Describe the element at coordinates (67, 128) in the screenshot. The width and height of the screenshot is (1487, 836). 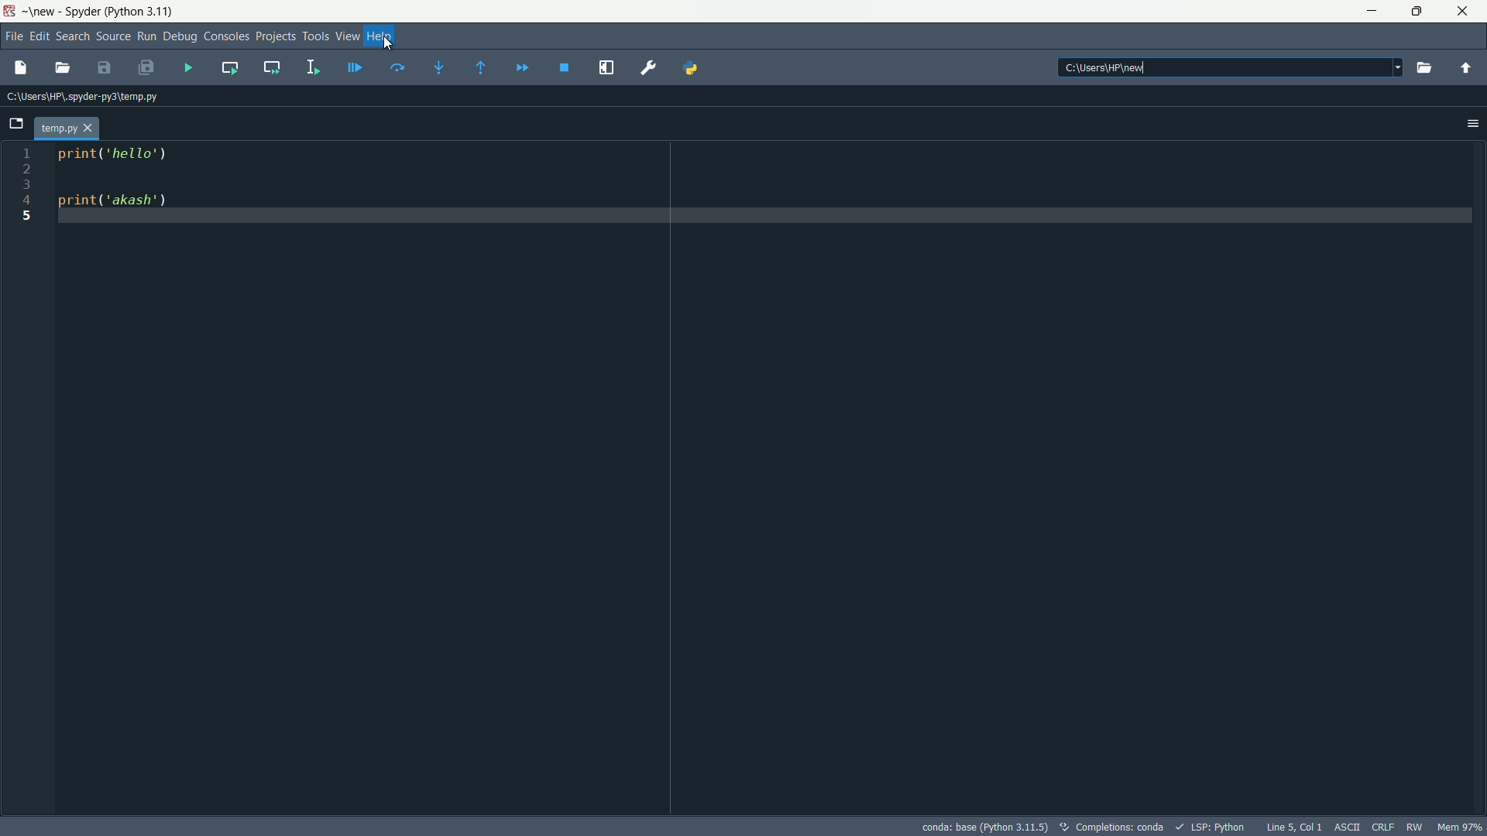
I see `Current tab` at that location.